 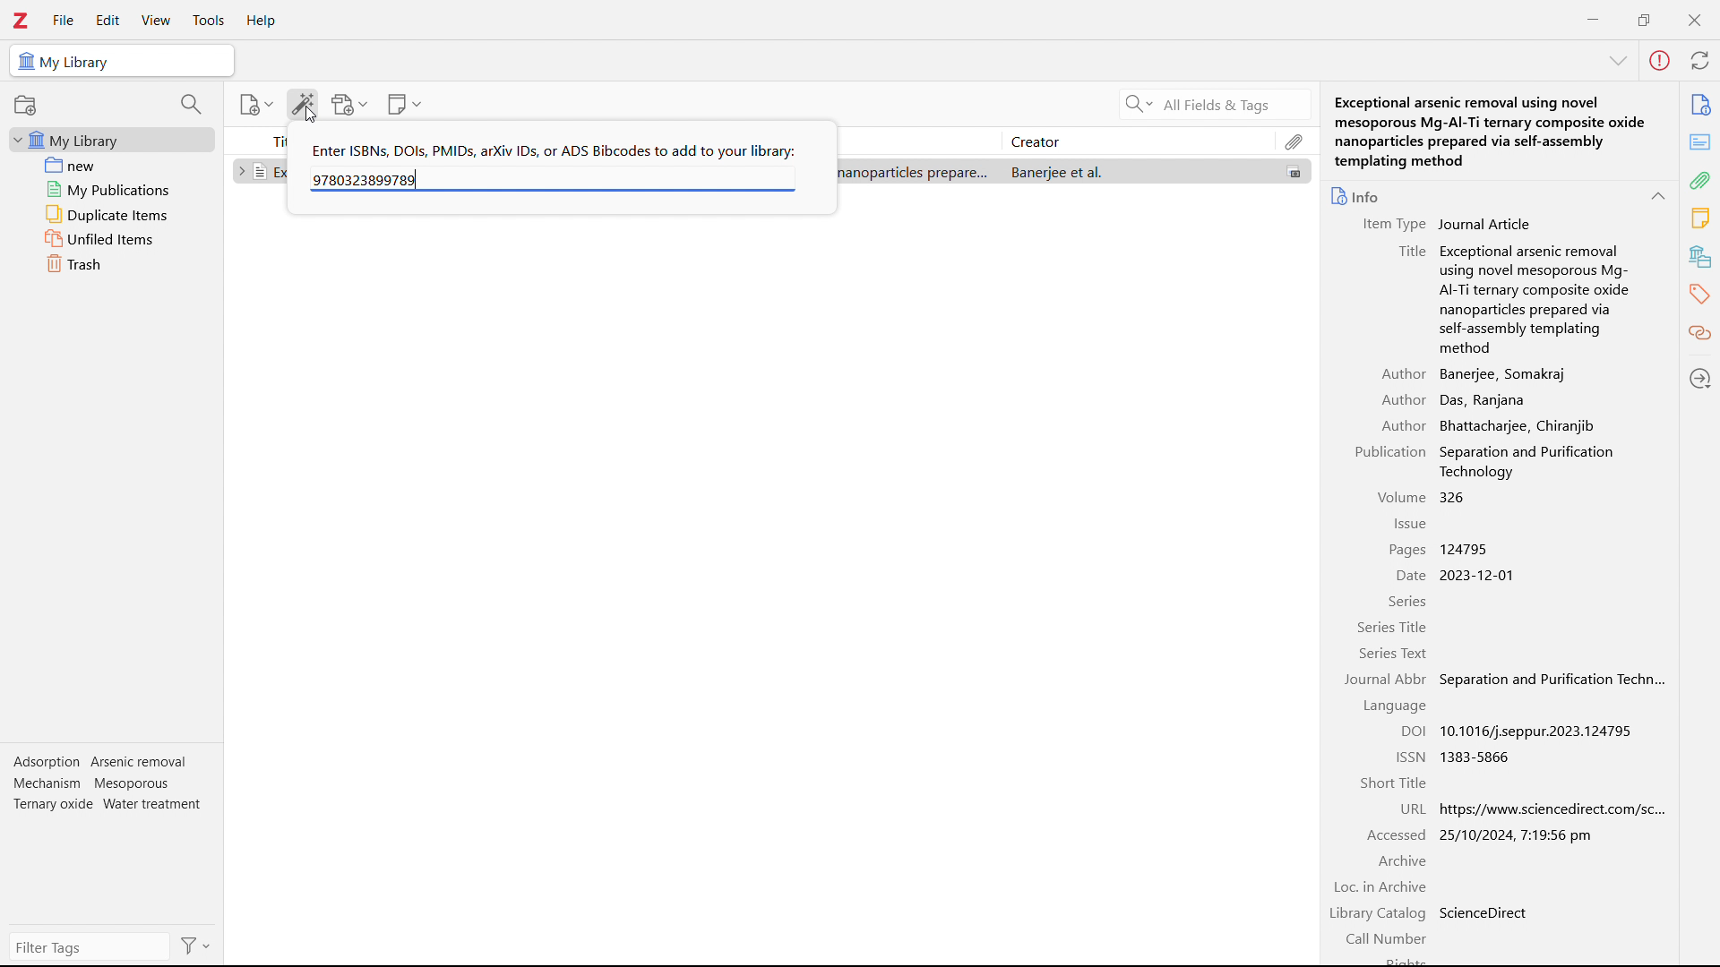 I want to click on maximize, so click(x=1644, y=18).